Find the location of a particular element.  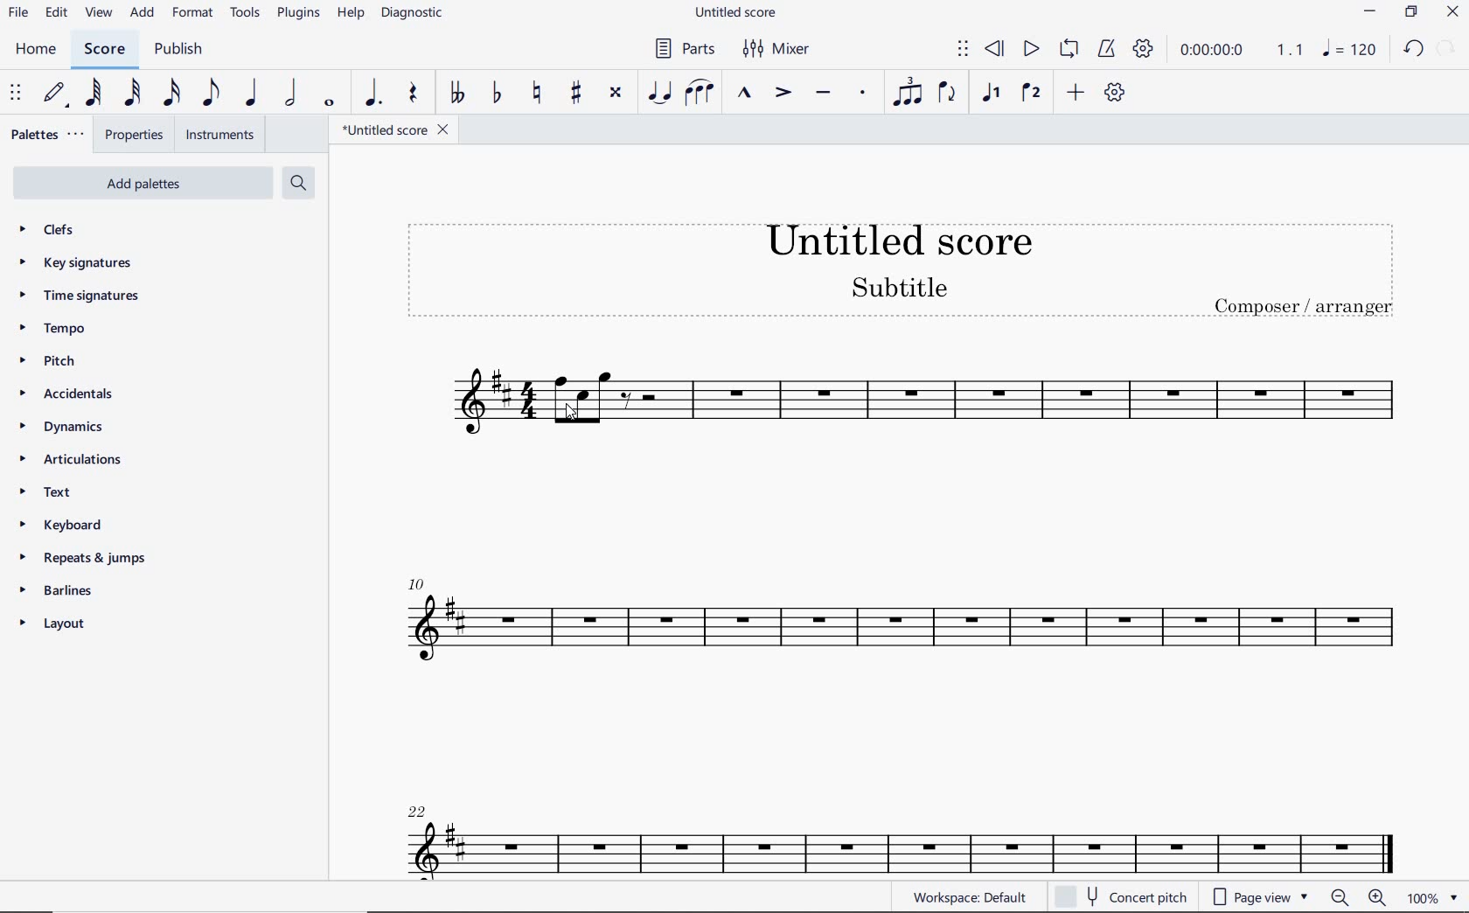

PALETTES is located at coordinates (47, 136).